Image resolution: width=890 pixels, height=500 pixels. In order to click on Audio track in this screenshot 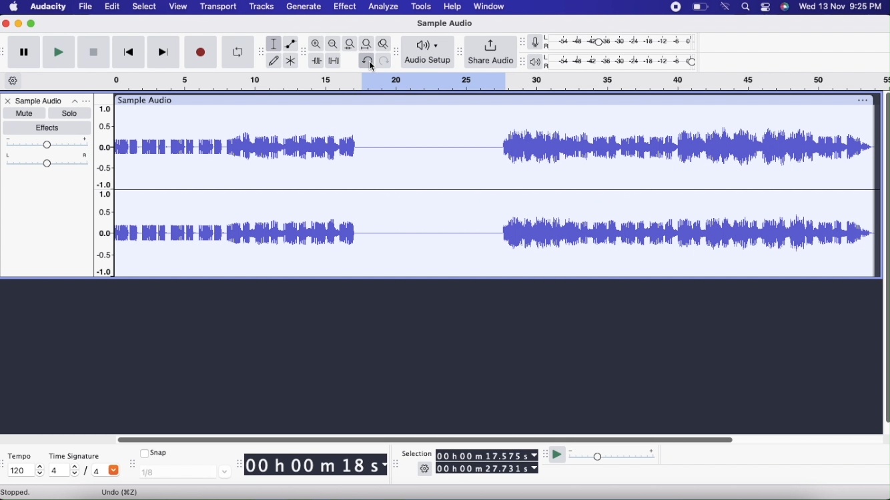, I will do `click(497, 234)`.